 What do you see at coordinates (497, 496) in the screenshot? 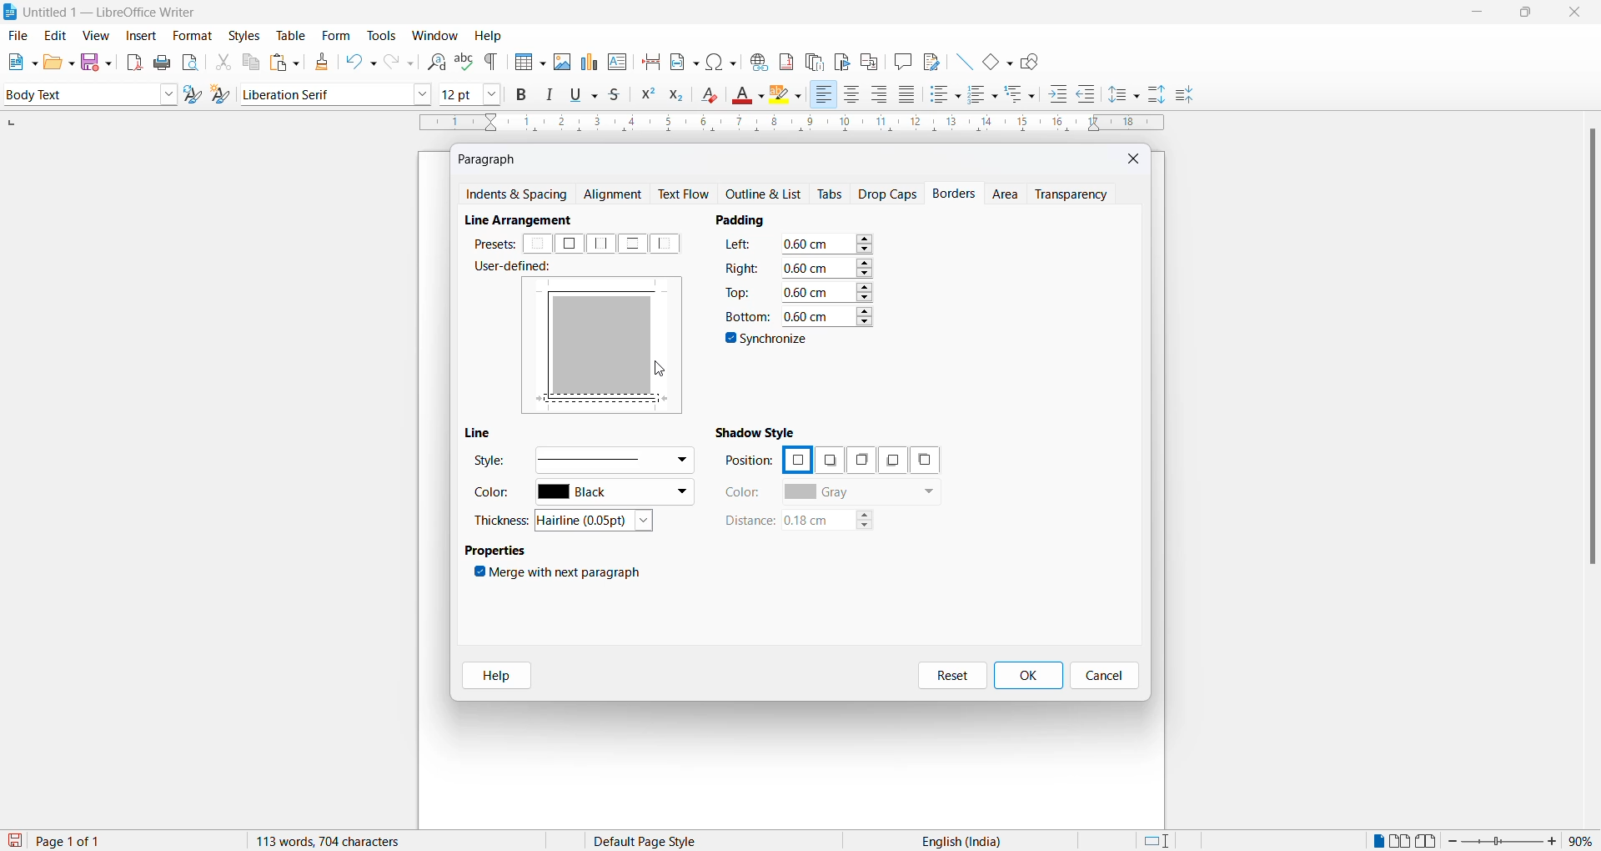
I see `color` at bounding box center [497, 496].